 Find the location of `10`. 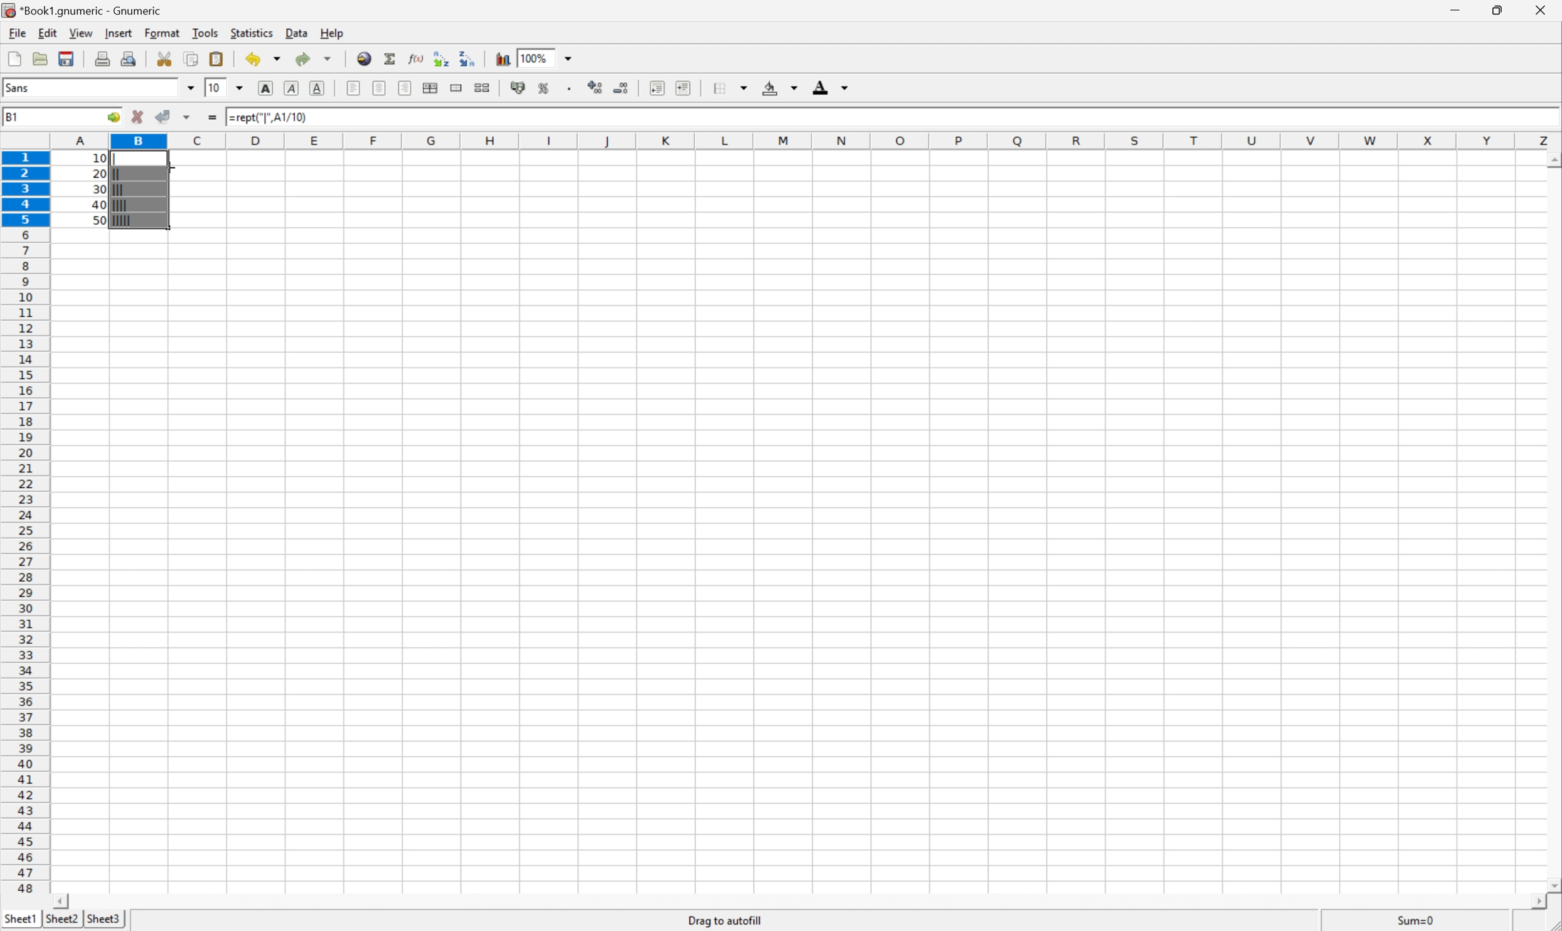

10 is located at coordinates (215, 88).